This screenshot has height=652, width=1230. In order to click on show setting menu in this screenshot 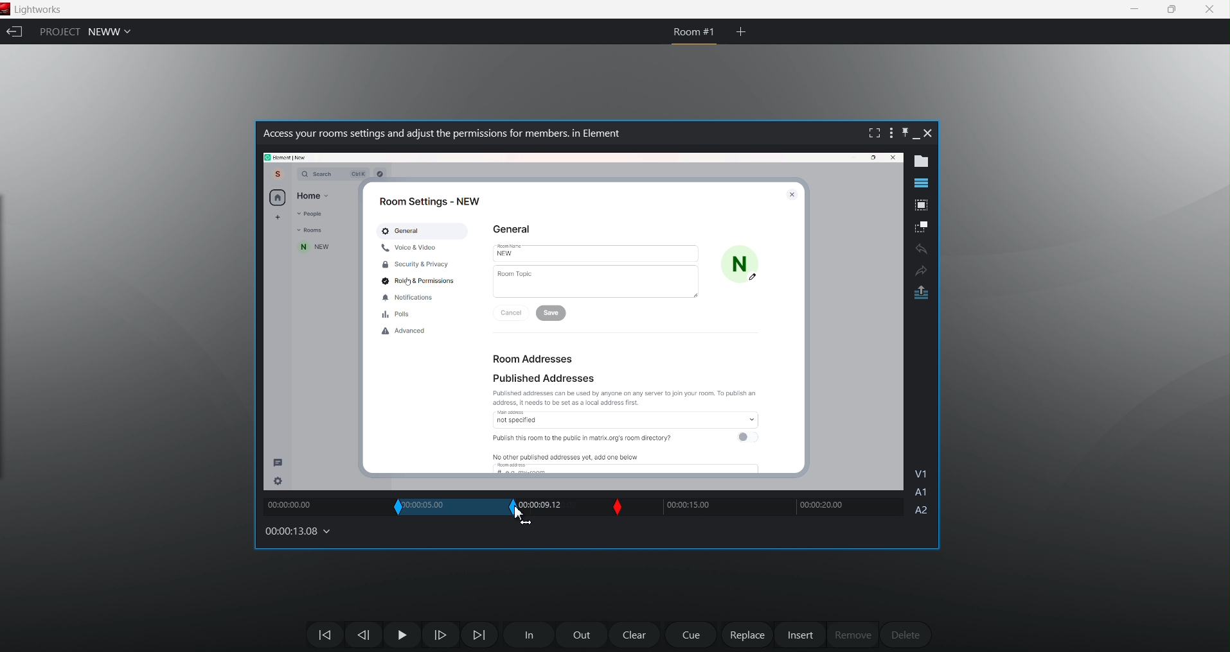, I will do `click(895, 131)`.